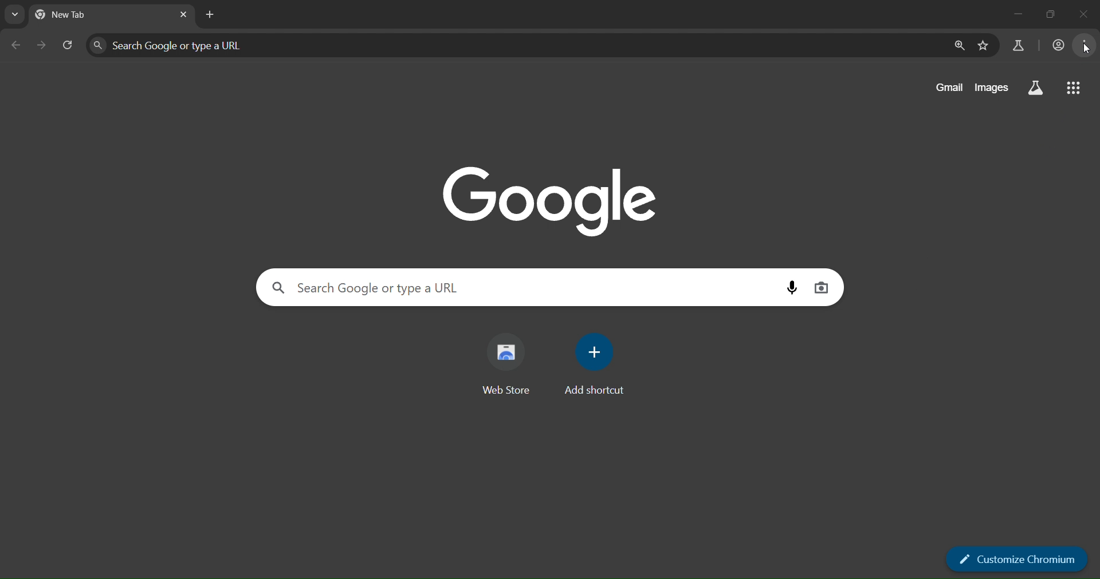 This screenshot has height=579, width=1100. Describe the element at coordinates (185, 15) in the screenshot. I see `close tab` at that location.